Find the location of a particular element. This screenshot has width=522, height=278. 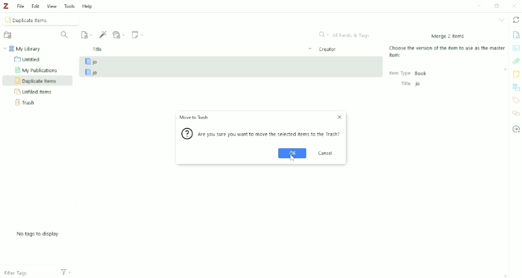

Collapse section is located at coordinates (505, 70).